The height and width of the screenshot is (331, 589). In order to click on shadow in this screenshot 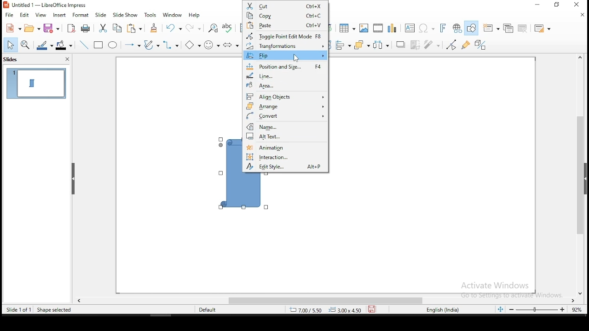, I will do `click(399, 45)`.